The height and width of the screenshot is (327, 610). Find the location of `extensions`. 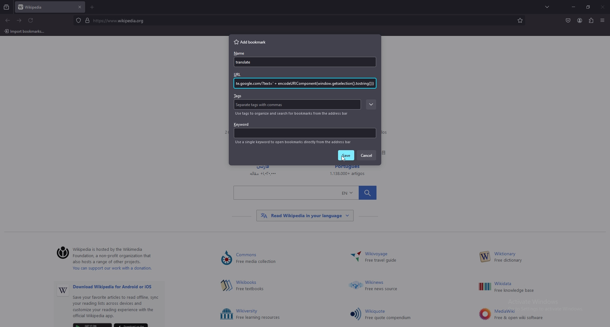

extensions is located at coordinates (591, 21).